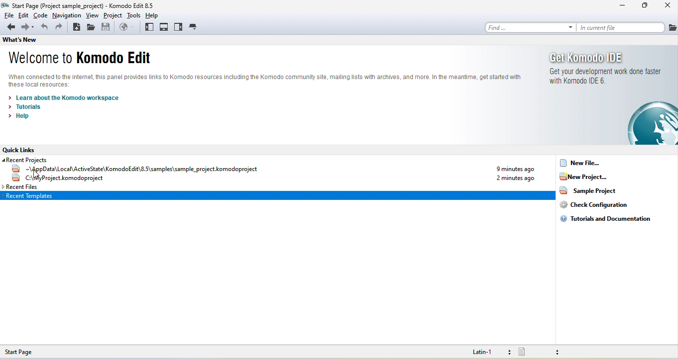  What do you see at coordinates (47, 187) in the screenshot?
I see `recent file` at bounding box center [47, 187].